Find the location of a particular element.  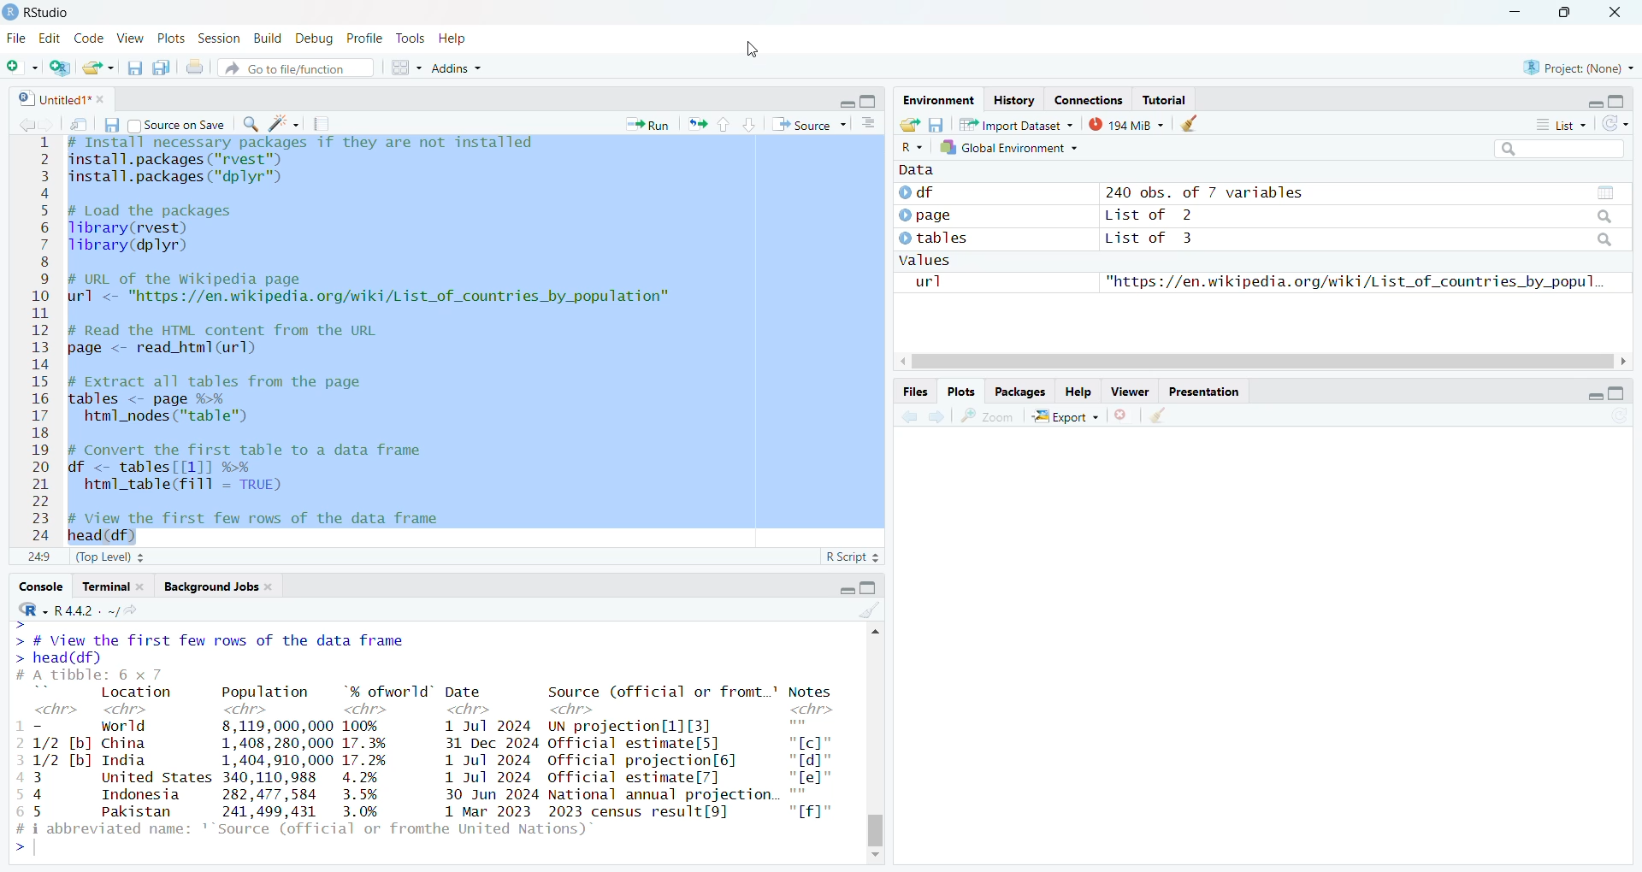

minimize is located at coordinates (845, 103).